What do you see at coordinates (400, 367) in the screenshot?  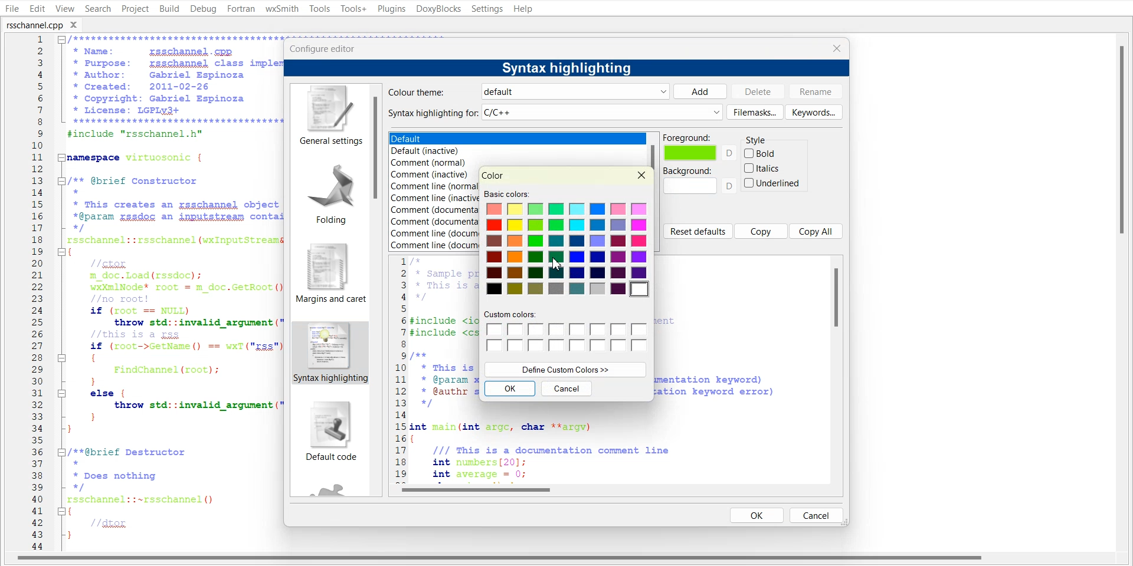 I see `Line numbers` at bounding box center [400, 367].